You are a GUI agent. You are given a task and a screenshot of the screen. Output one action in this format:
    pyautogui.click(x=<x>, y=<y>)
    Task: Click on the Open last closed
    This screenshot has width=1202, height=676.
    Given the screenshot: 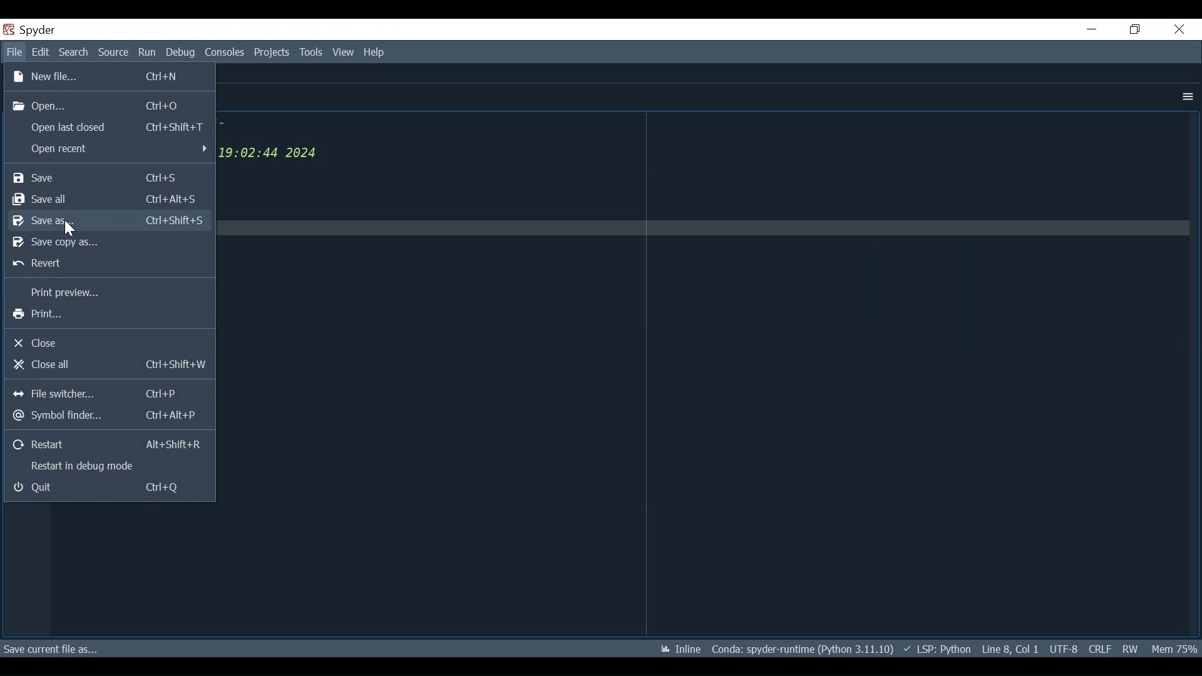 What is the action you would take?
    pyautogui.click(x=108, y=126)
    